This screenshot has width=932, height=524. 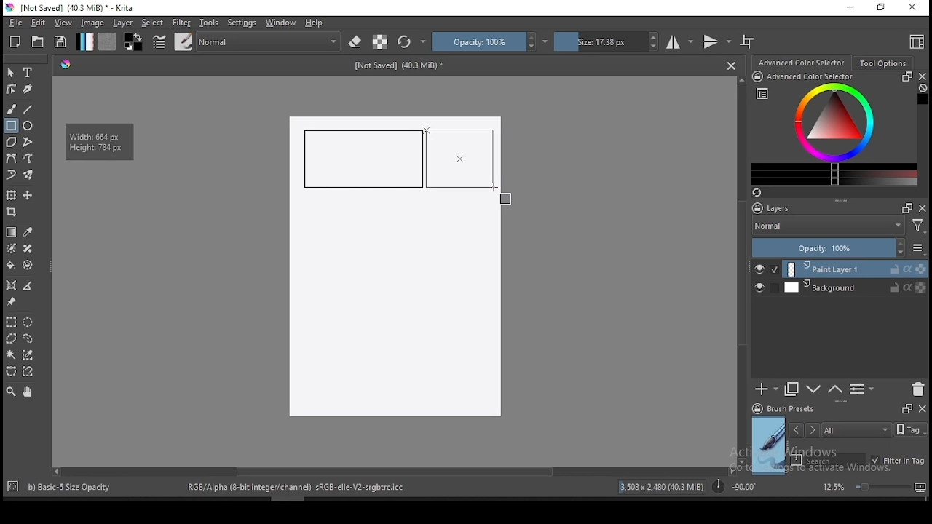 I want to click on select, so click(x=153, y=23).